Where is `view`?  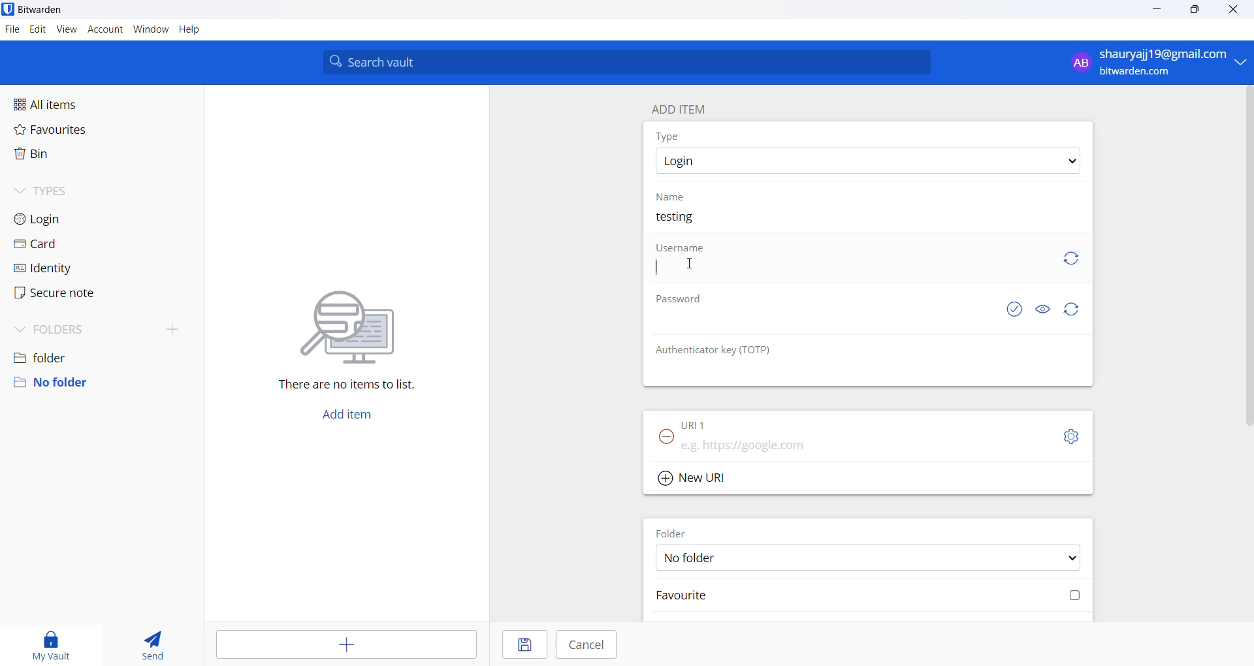
view is located at coordinates (65, 30).